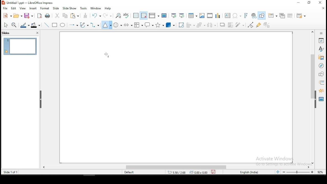 The height and width of the screenshot is (184, 327). Describe the element at coordinates (76, 16) in the screenshot. I see `paste` at that location.